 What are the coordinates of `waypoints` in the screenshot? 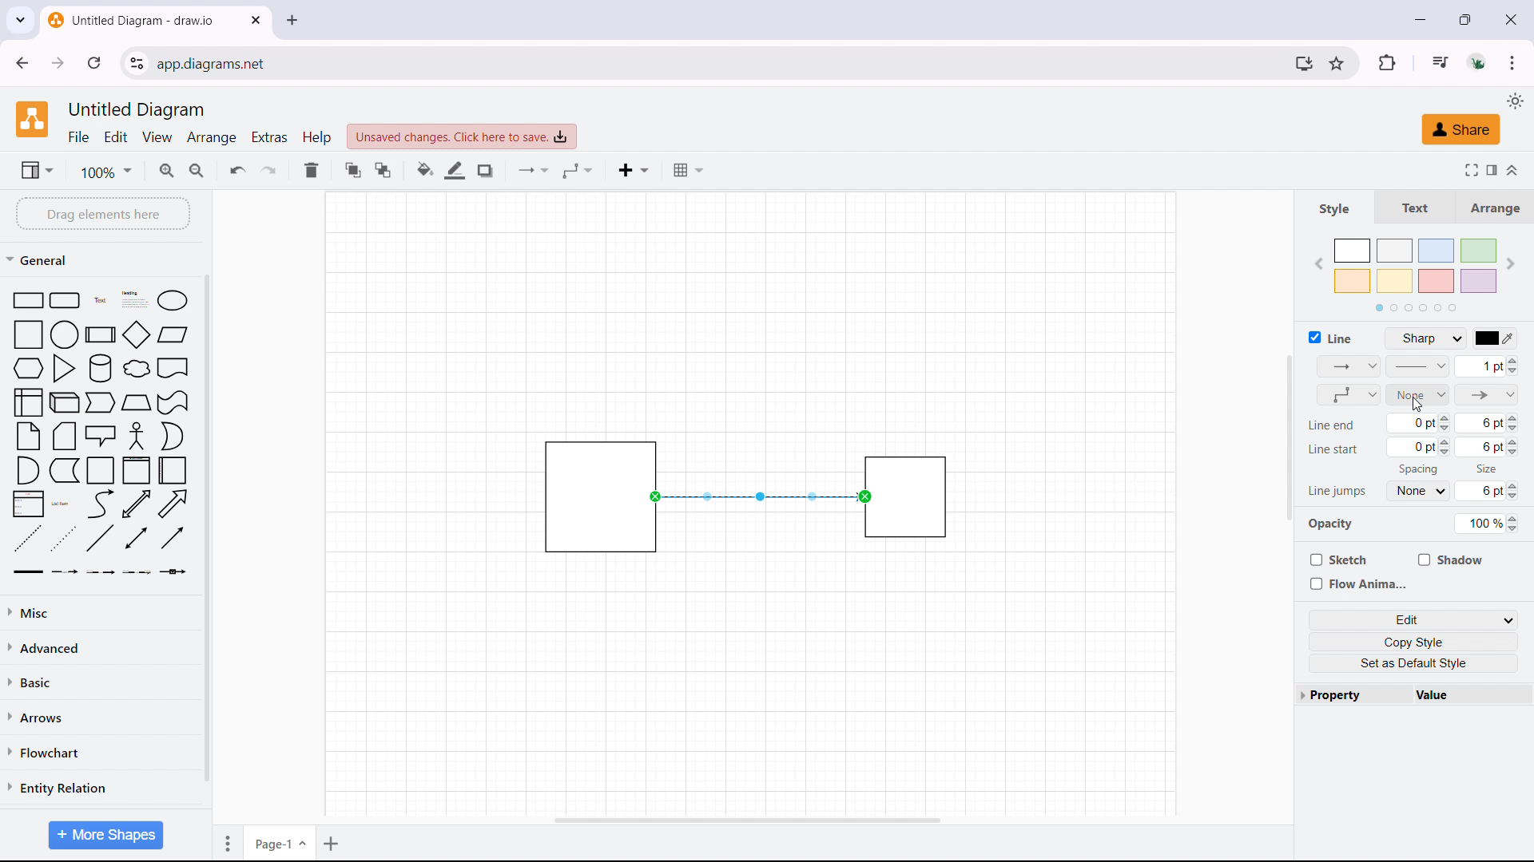 It's located at (578, 170).